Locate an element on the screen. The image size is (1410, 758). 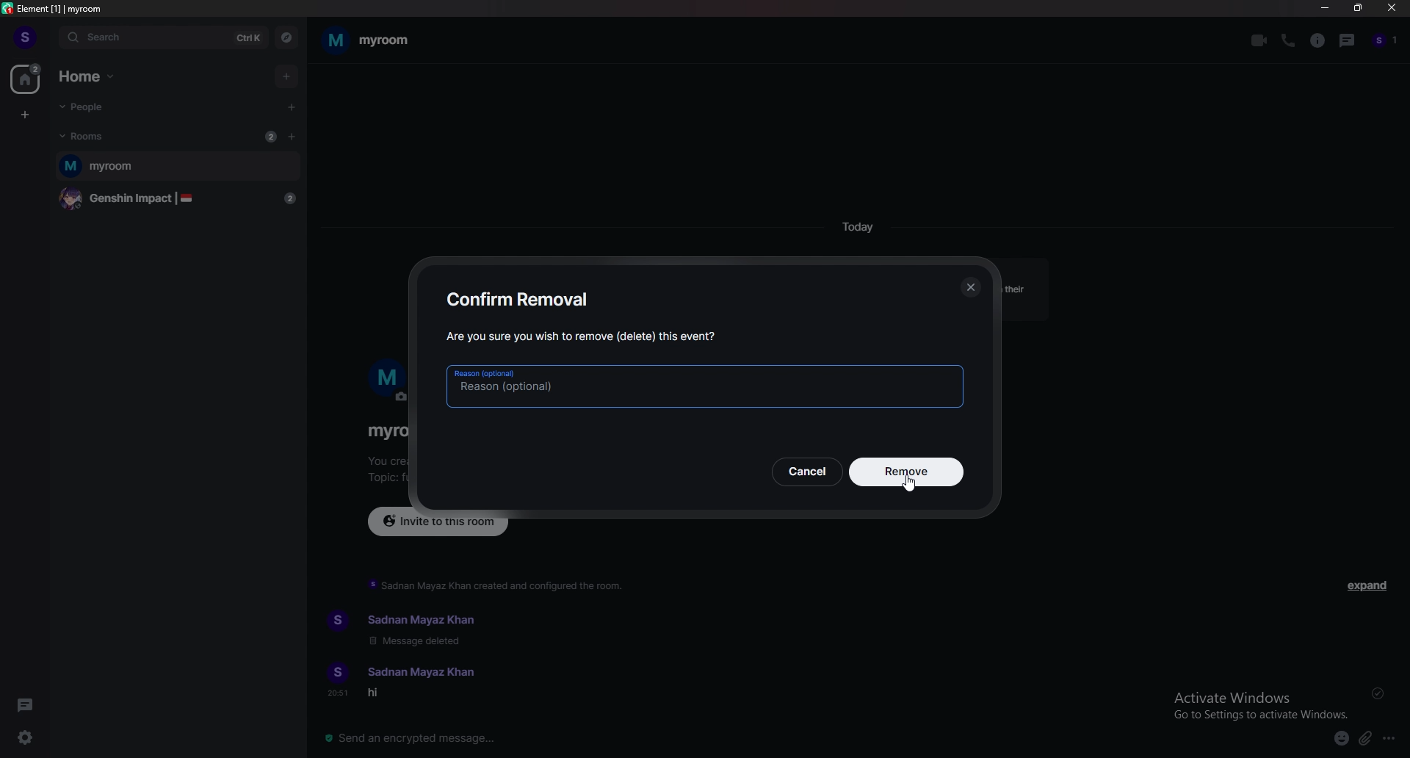
sadnan mayaz khan message deleted is located at coordinates (421, 629).